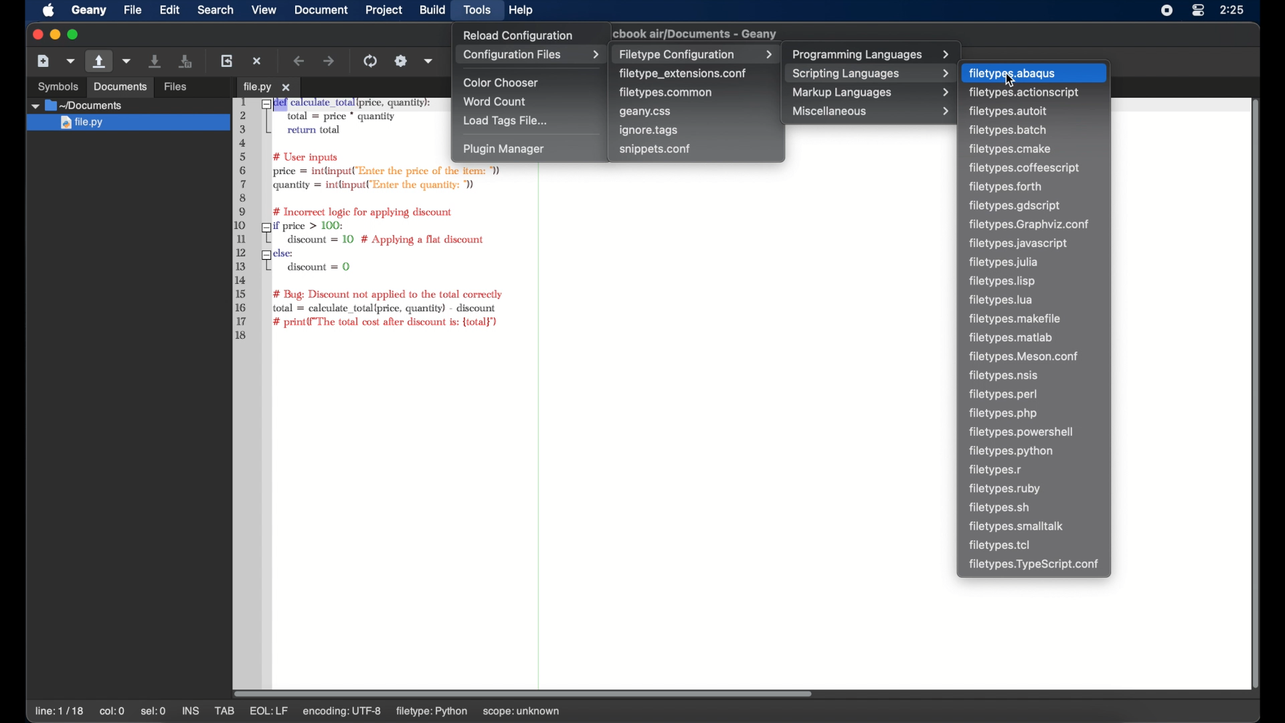 This screenshot has height=723, width=1285. What do you see at coordinates (89, 11) in the screenshot?
I see `geany` at bounding box center [89, 11].